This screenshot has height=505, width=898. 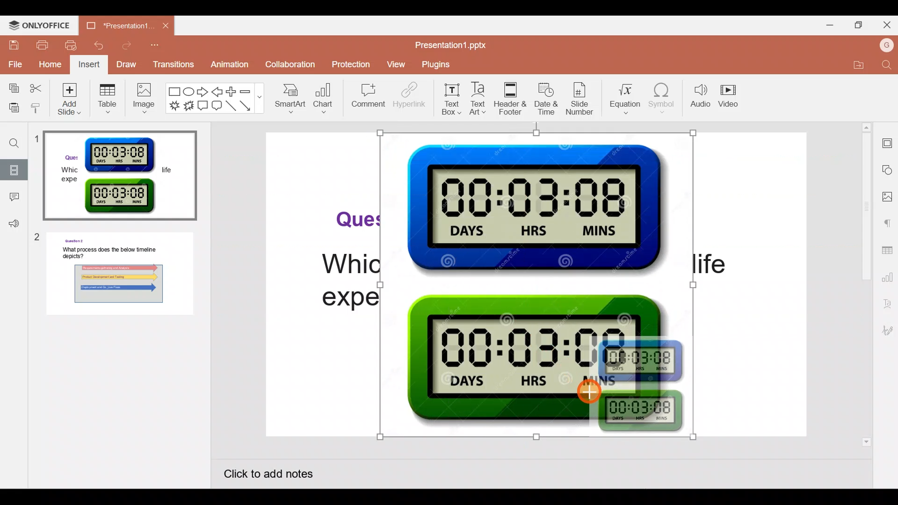 I want to click on Home, so click(x=50, y=64).